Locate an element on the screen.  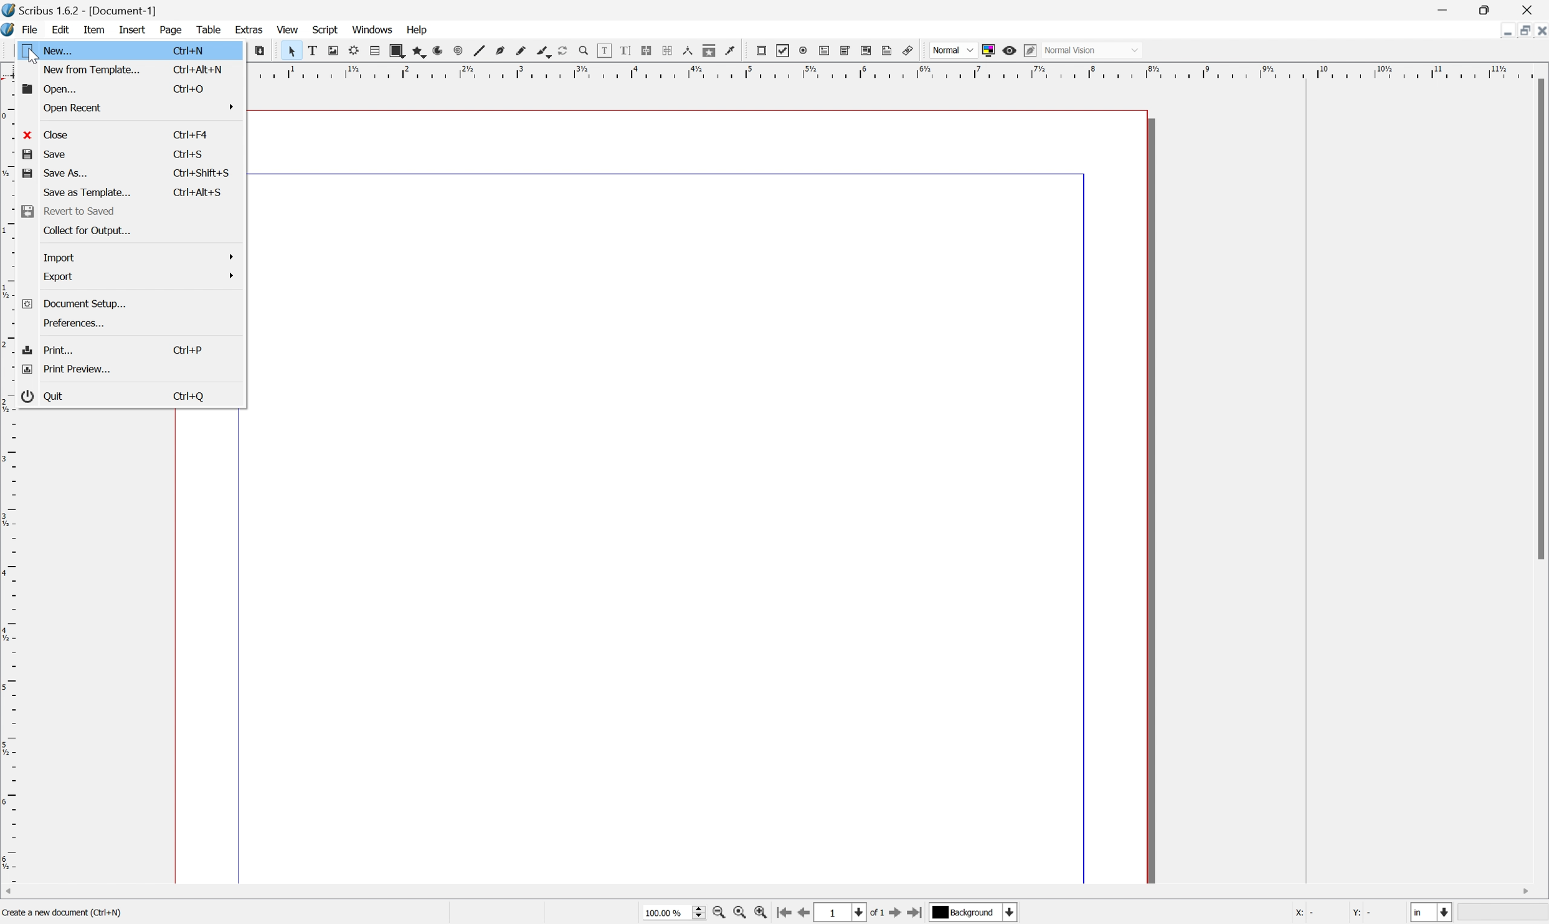
Eye dropper is located at coordinates (732, 51).